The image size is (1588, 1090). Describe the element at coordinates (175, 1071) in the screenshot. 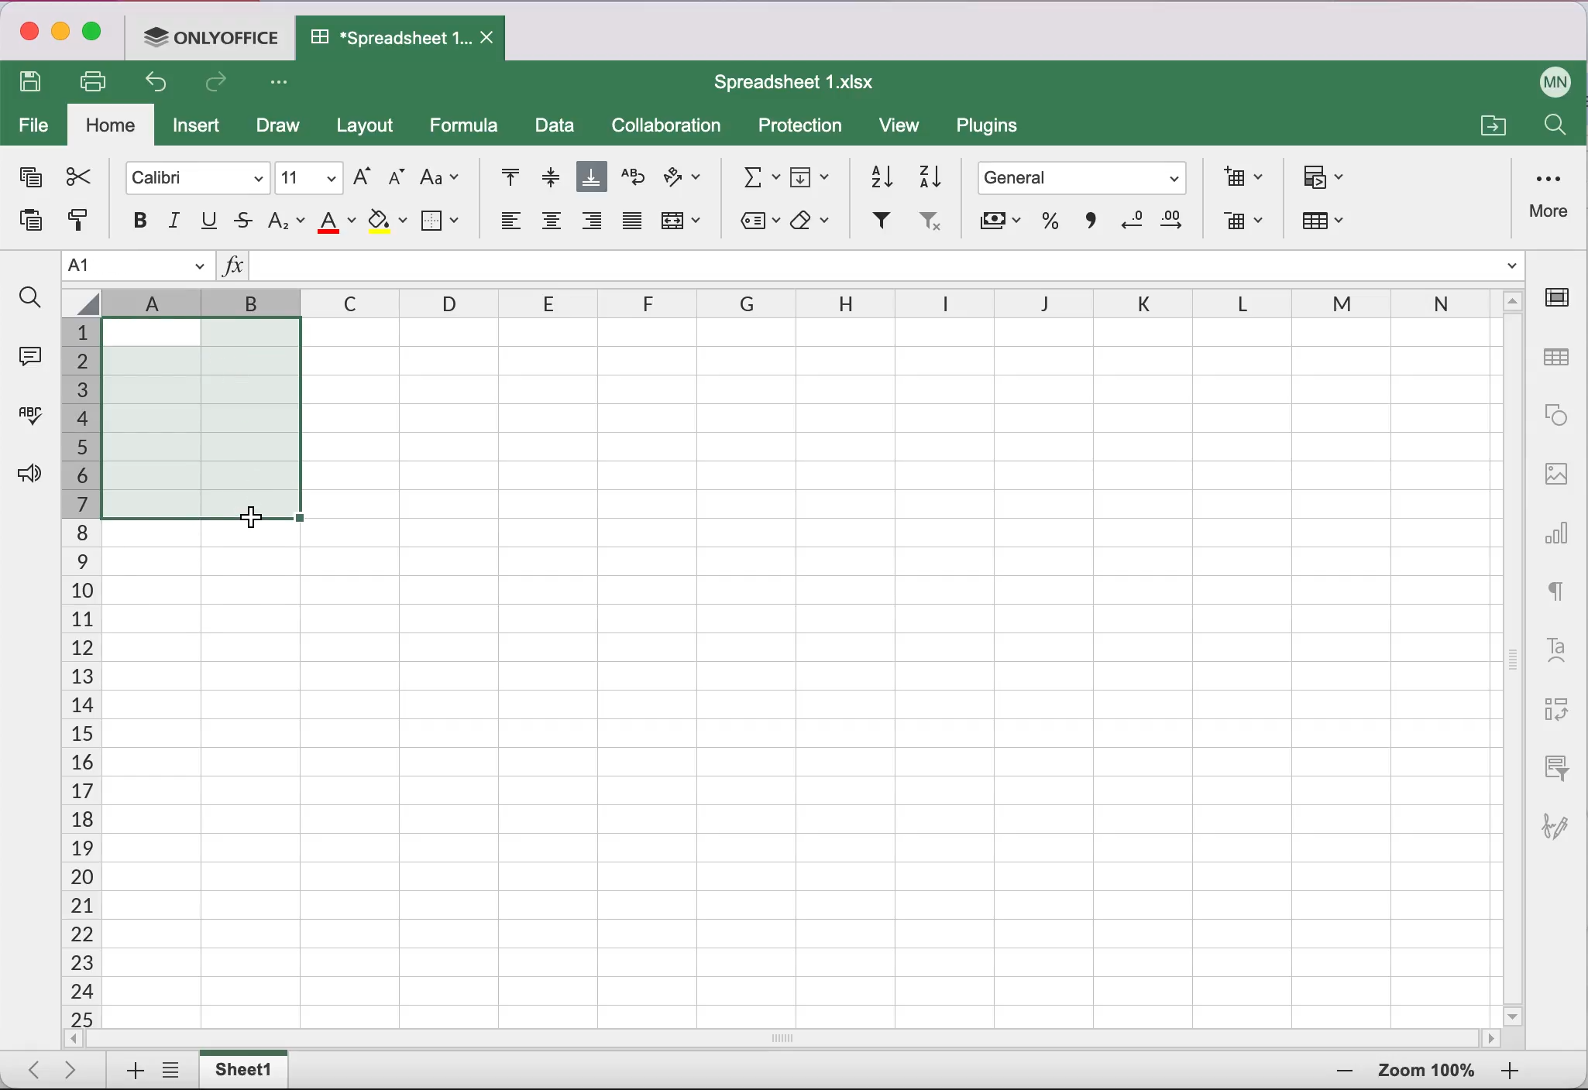

I see `list of sheets` at that location.